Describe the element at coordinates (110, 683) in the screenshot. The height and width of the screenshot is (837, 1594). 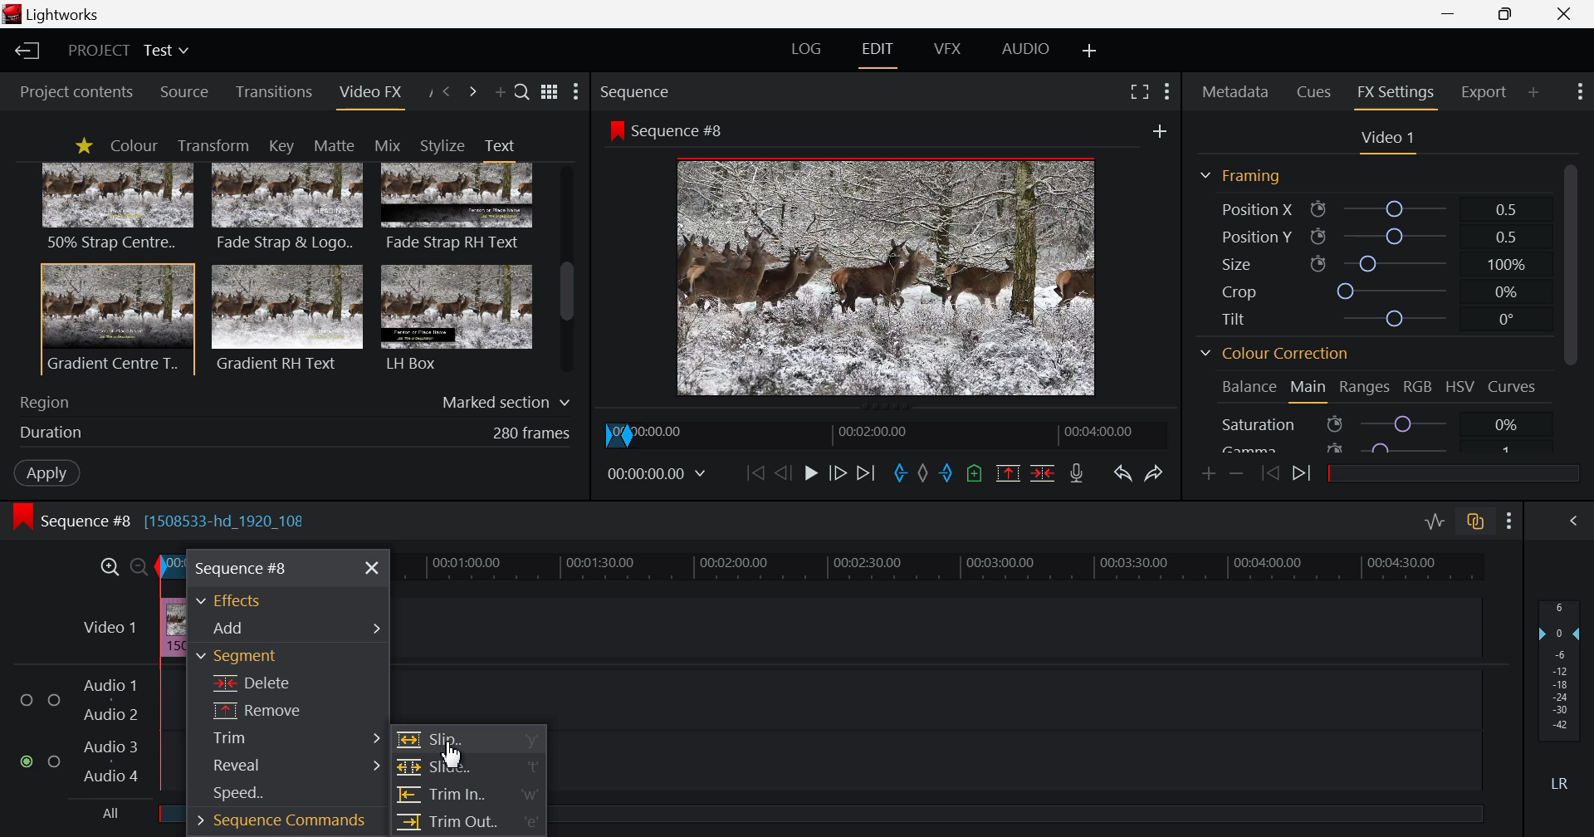
I see `audio 1` at that location.